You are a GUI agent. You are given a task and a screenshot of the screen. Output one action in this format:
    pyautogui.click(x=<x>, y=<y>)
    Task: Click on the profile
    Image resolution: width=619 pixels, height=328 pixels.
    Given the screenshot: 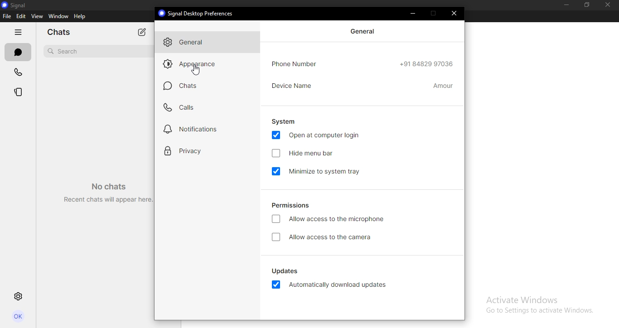 What is the action you would take?
    pyautogui.click(x=19, y=318)
    